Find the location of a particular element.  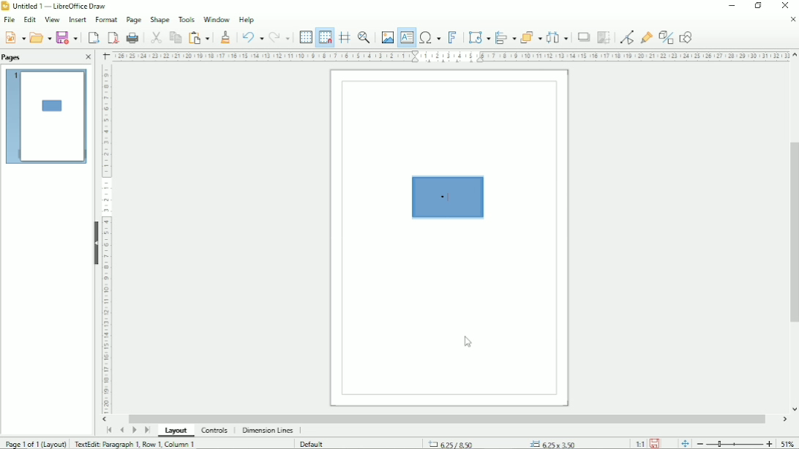

Hide is located at coordinates (96, 243).